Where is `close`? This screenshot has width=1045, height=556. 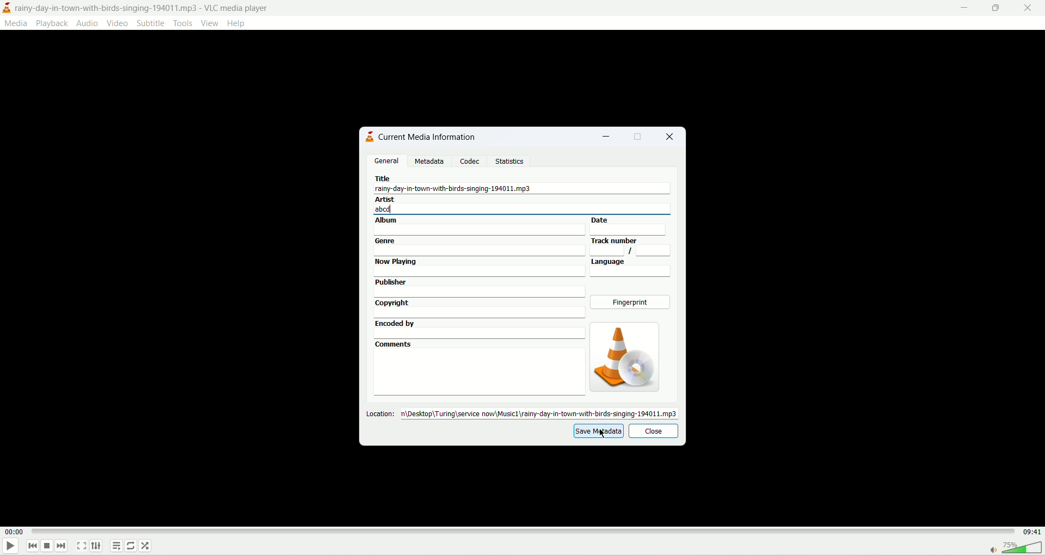
close is located at coordinates (1027, 9).